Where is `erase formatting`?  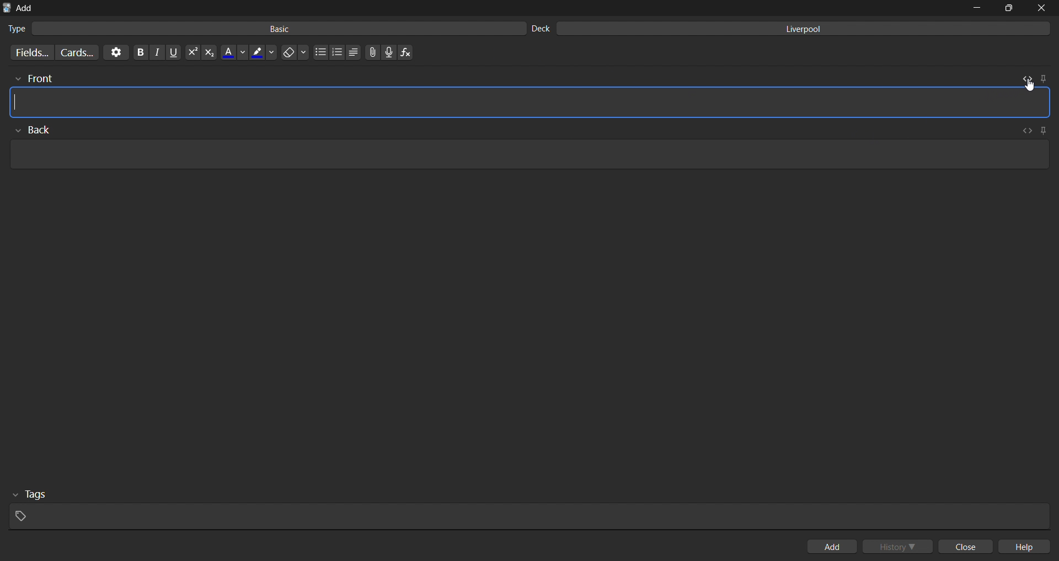 erase formatting is located at coordinates (297, 52).